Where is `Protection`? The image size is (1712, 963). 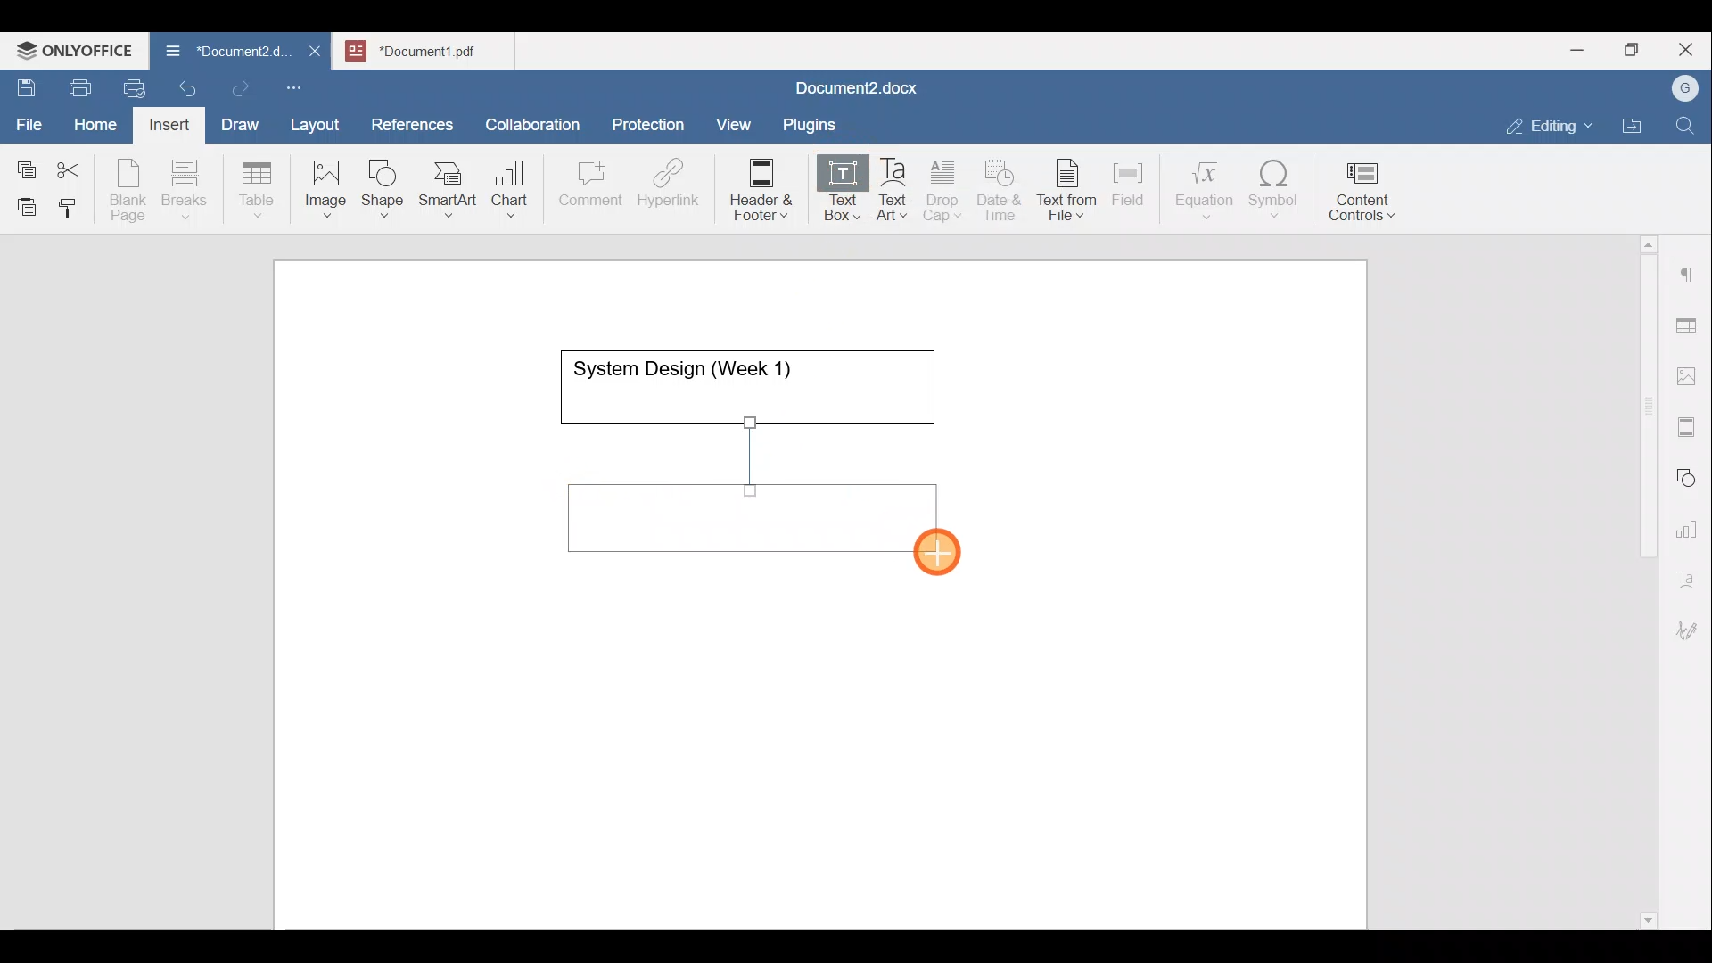
Protection is located at coordinates (654, 122).